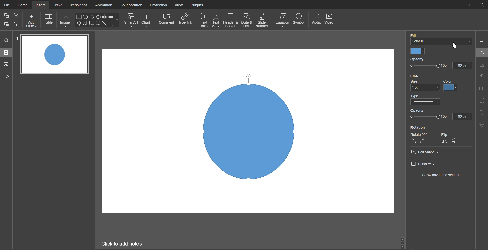 The image size is (488, 250). I want to click on color, so click(447, 81).